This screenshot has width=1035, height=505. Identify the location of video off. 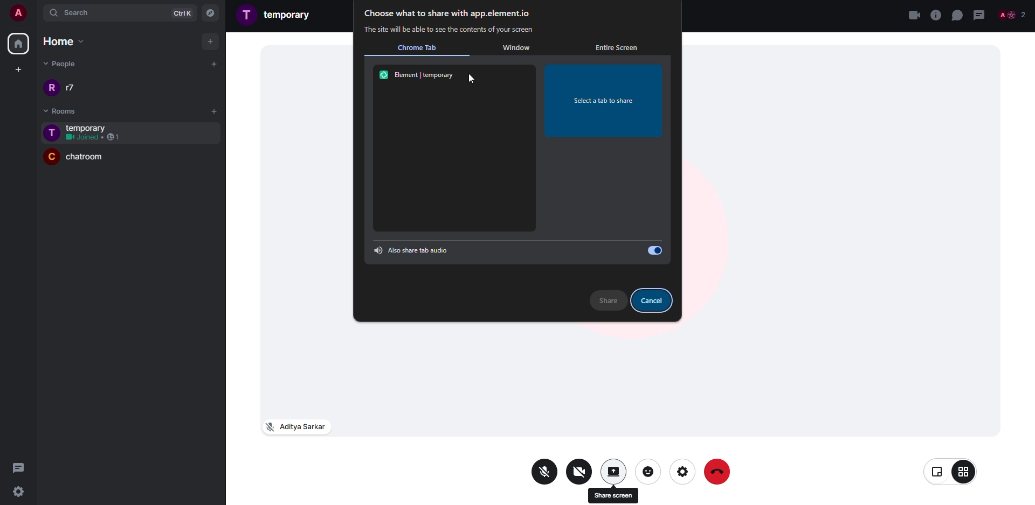
(579, 471).